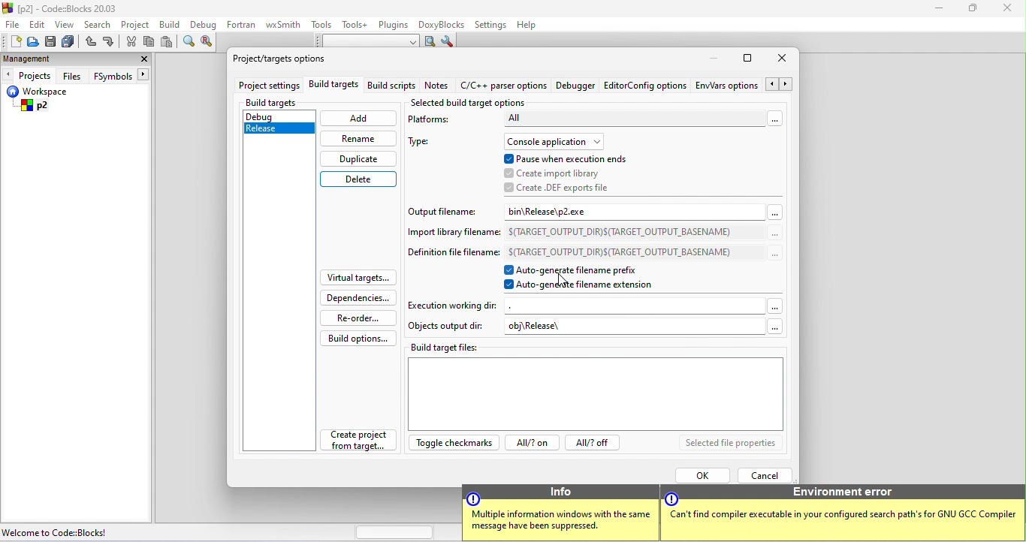  What do you see at coordinates (367, 42) in the screenshot?
I see `text to search` at bounding box center [367, 42].